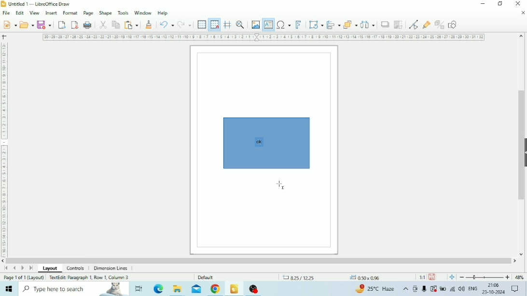  I want to click on Tools, so click(123, 13).